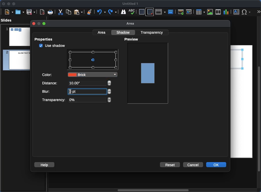  What do you see at coordinates (210, 12) in the screenshot?
I see `Image` at bounding box center [210, 12].